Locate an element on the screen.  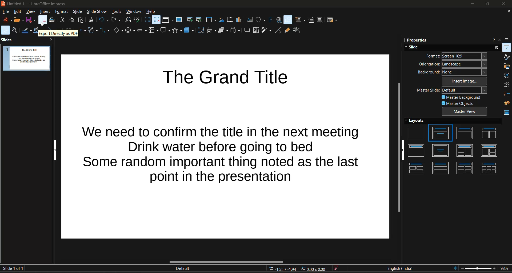
horizontal scroll bar is located at coordinates (226, 261).